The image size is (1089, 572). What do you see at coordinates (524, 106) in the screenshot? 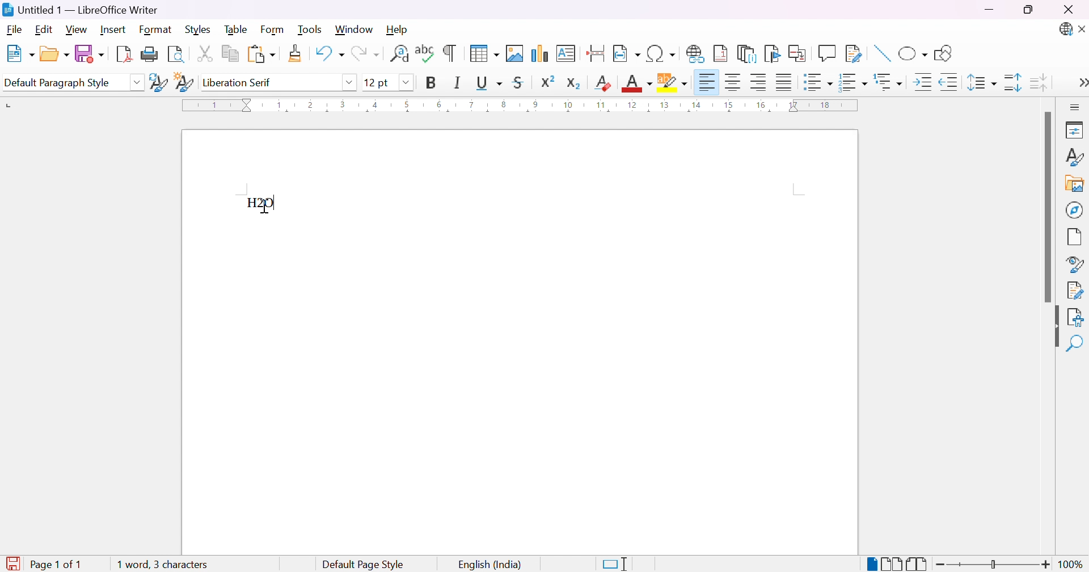
I see `Ruler` at bounding box center [524, 106].